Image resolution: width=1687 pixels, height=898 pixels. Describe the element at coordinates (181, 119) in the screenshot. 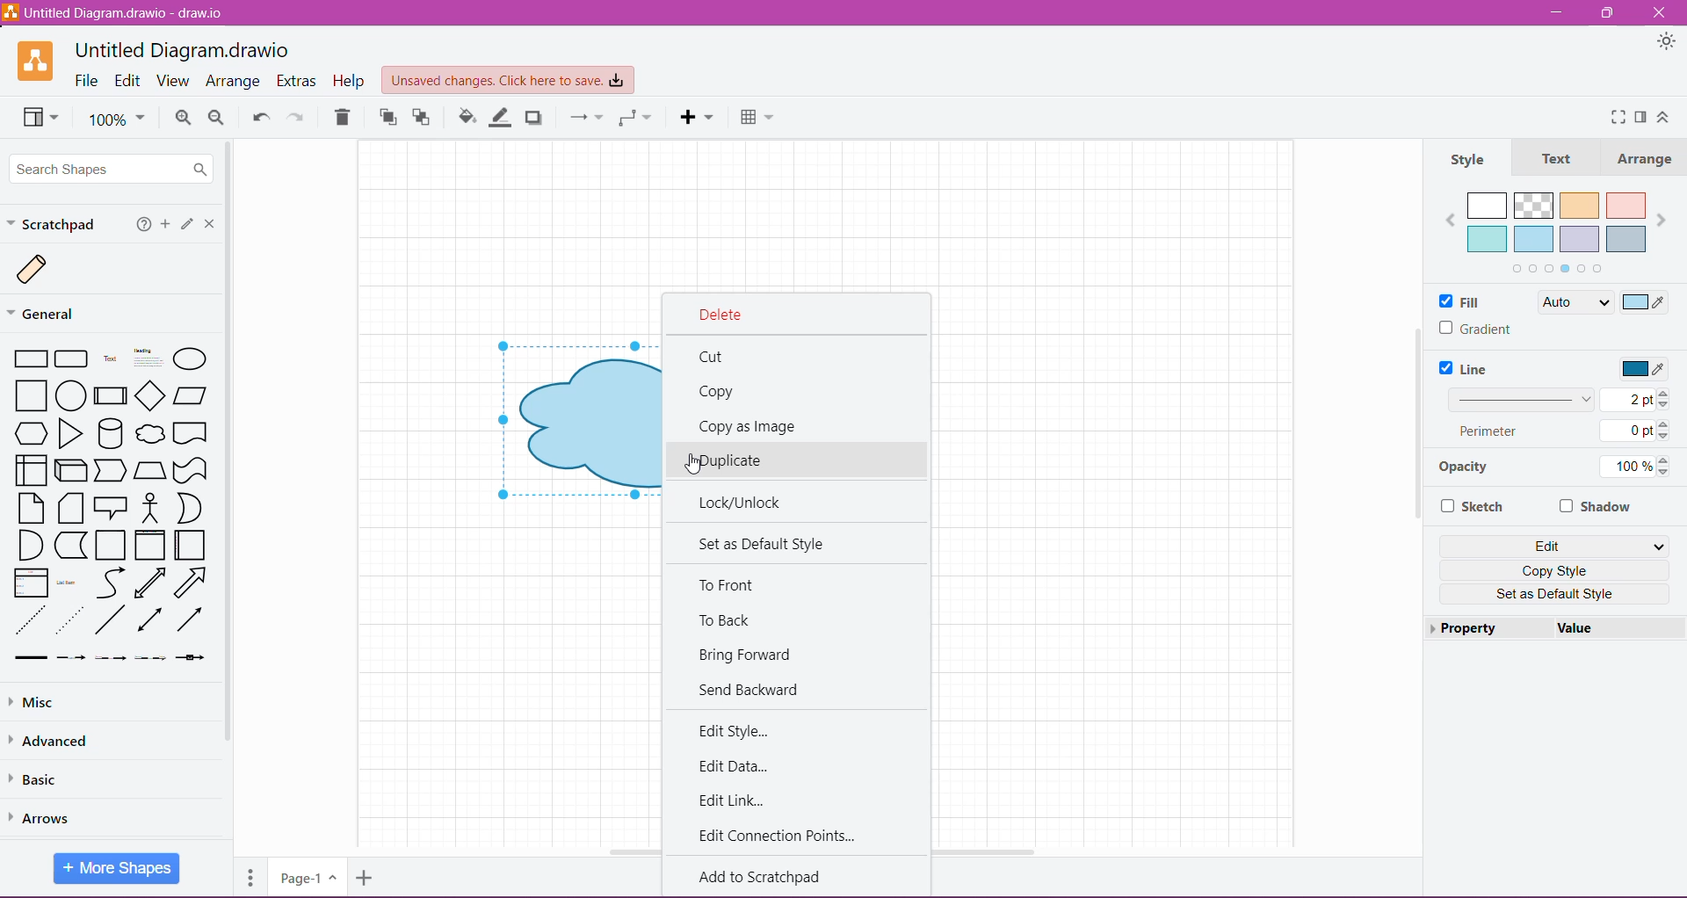

I see `Zoom In` at that location.